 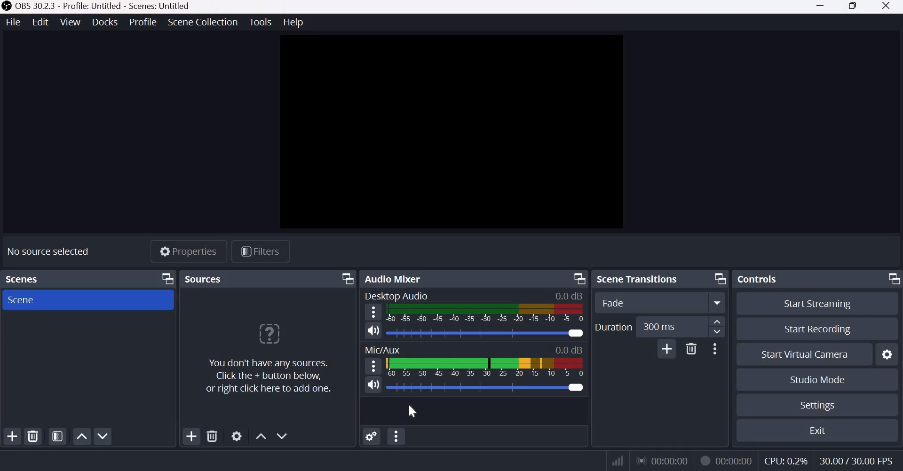 What do you see at coordinates (32, 436) in the screenshot?
I see `Remove selected scene` at bounding box center [32, 436].